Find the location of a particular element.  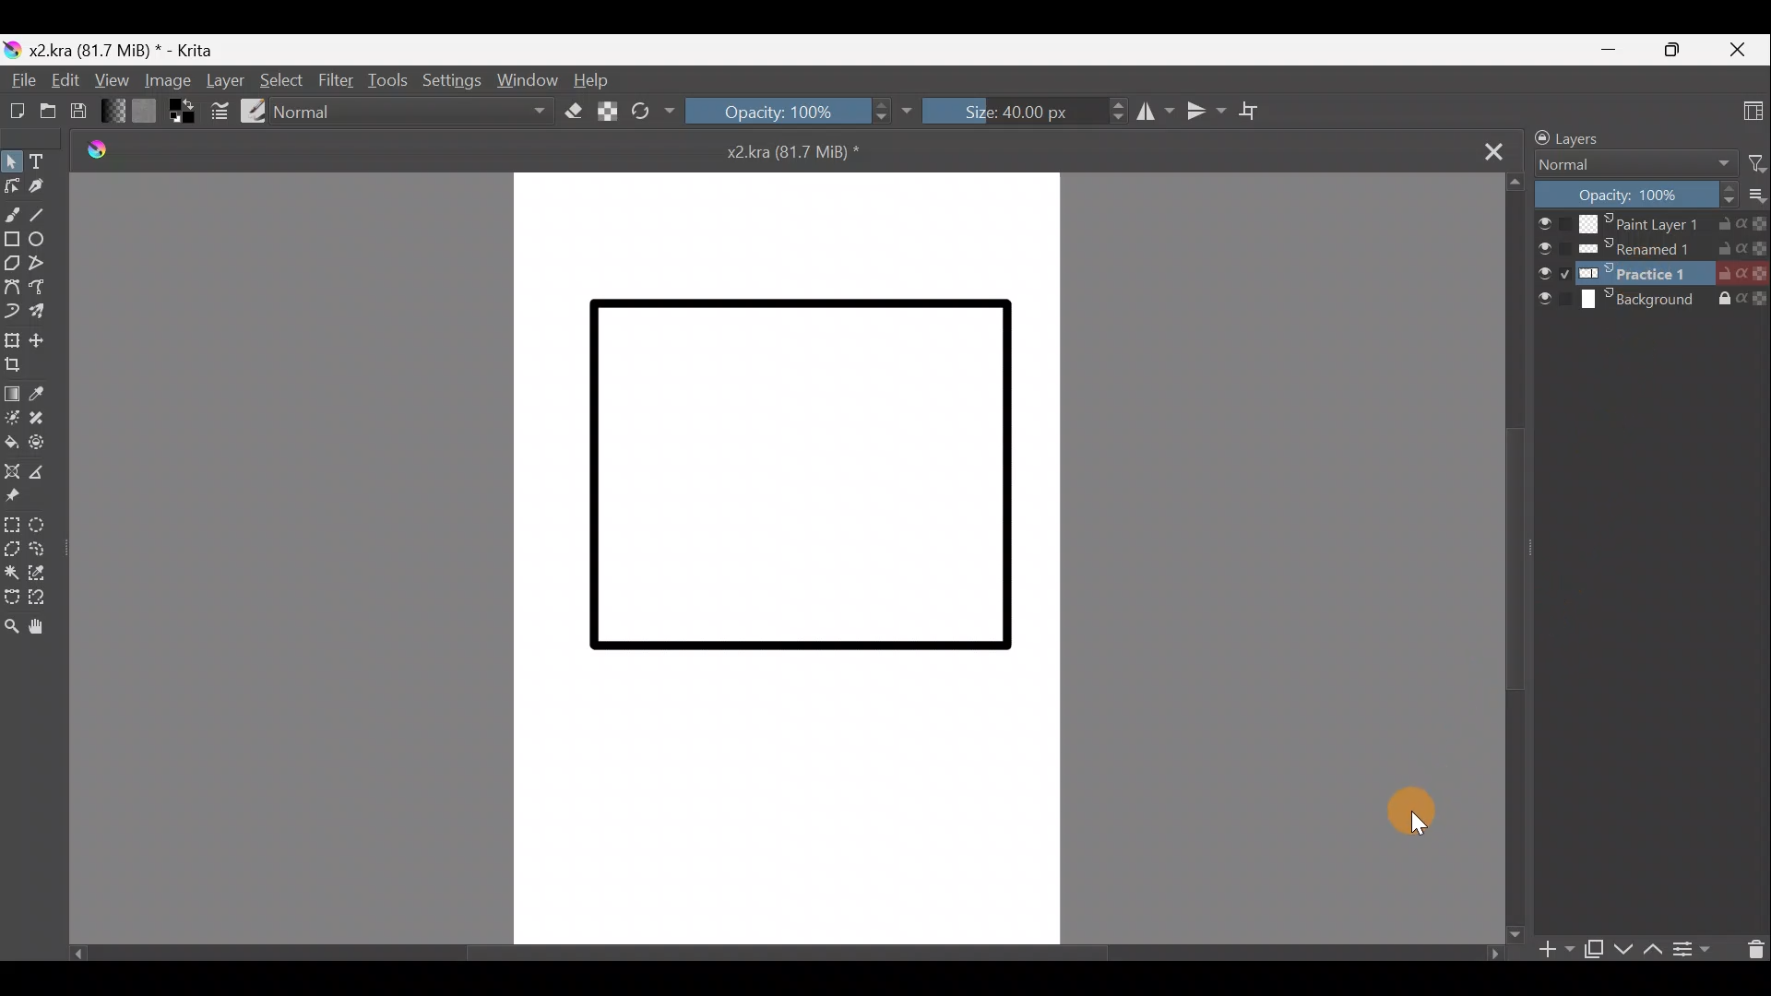

Window is located at coordinates (528, 81).